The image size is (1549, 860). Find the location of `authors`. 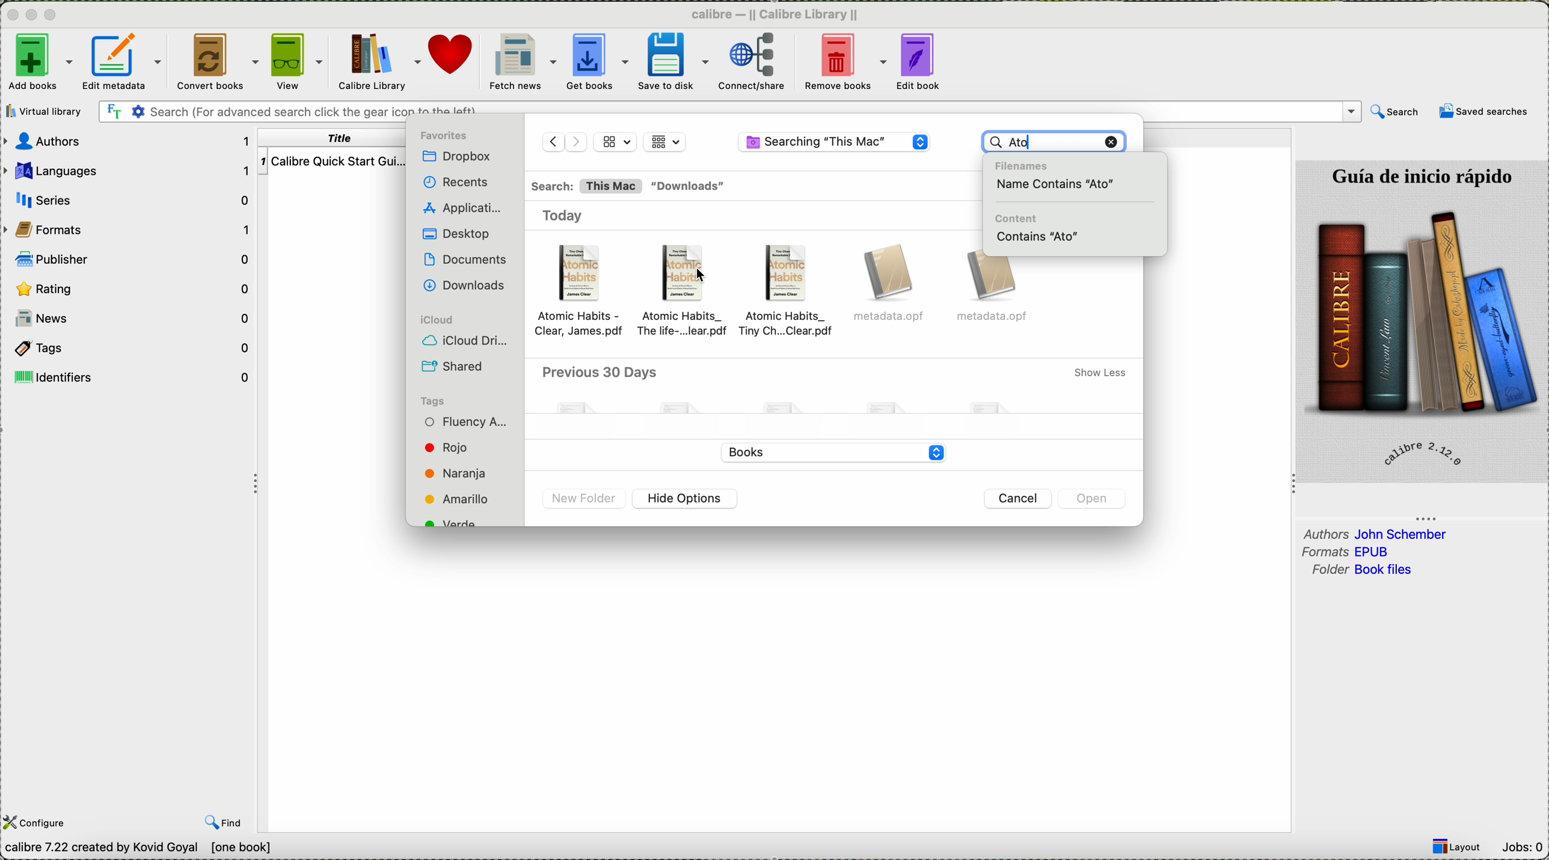

authors is located at coordinates (130, 142).